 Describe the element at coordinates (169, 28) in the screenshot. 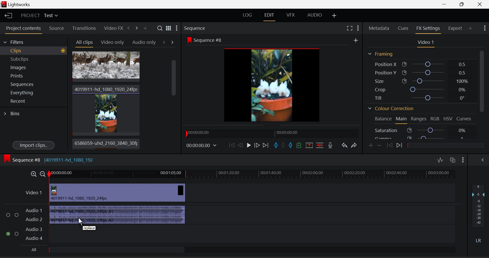

I see `Toggle between list and title view` at that location.